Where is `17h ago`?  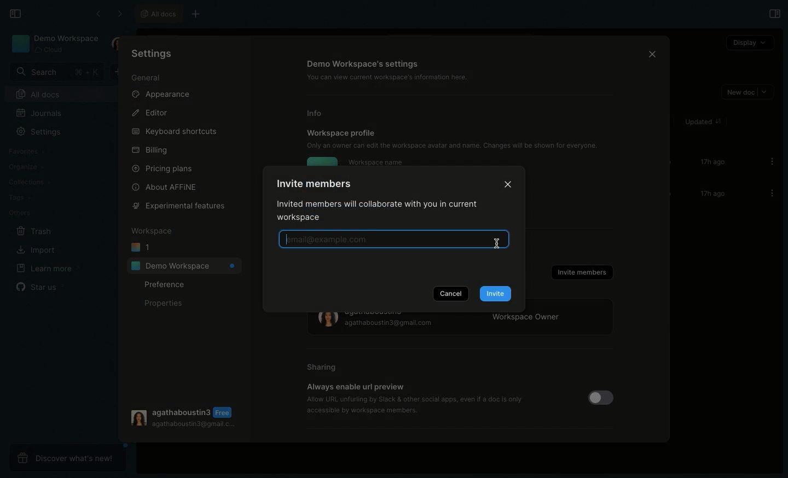 17h ago is located at coordinates (711, 194).